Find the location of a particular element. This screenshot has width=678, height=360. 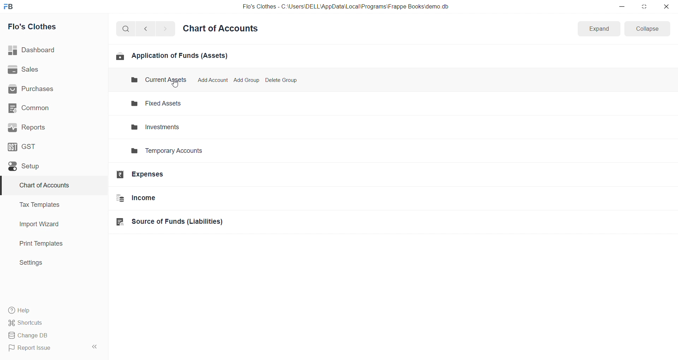

Collapse sidebar is located at coordinates (95, 348).